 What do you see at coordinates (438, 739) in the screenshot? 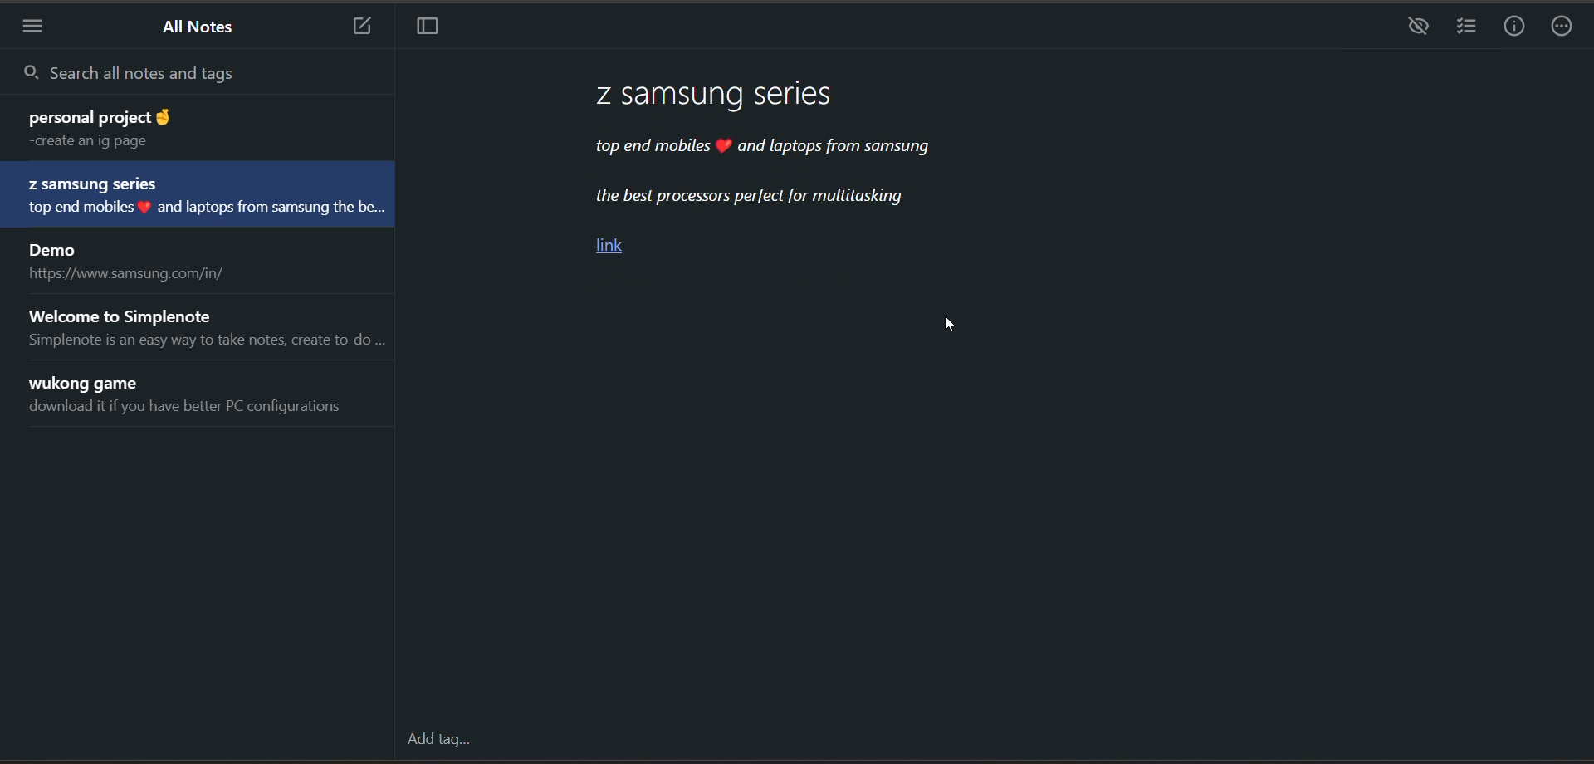
I see `add tag` at bounding box center [438, 739].